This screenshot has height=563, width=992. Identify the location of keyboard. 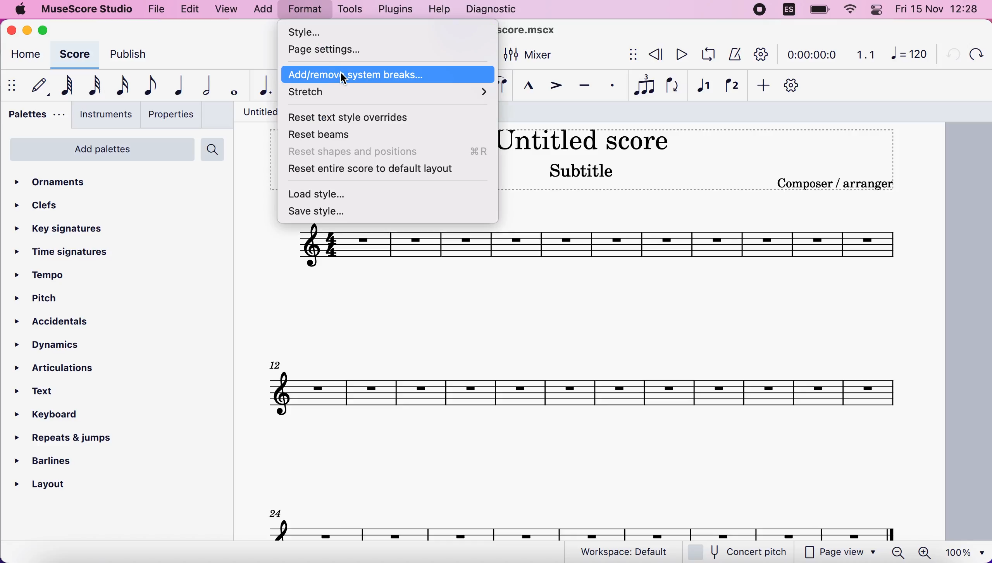
(56, 416).